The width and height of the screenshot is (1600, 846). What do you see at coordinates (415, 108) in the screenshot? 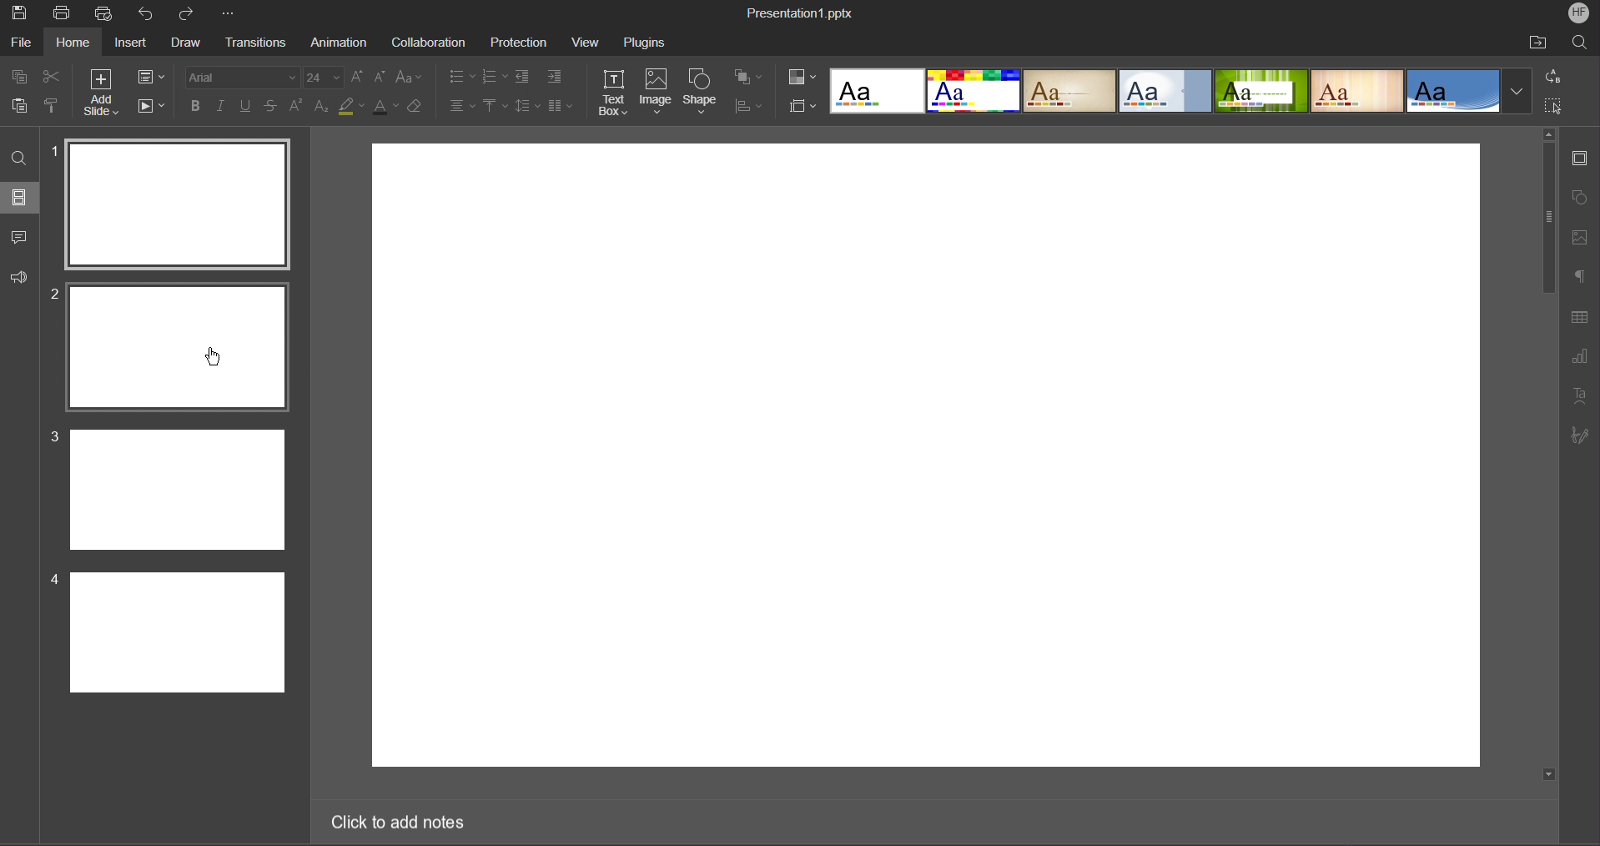
I see `clear formatting` at bounding box center [415, 108].